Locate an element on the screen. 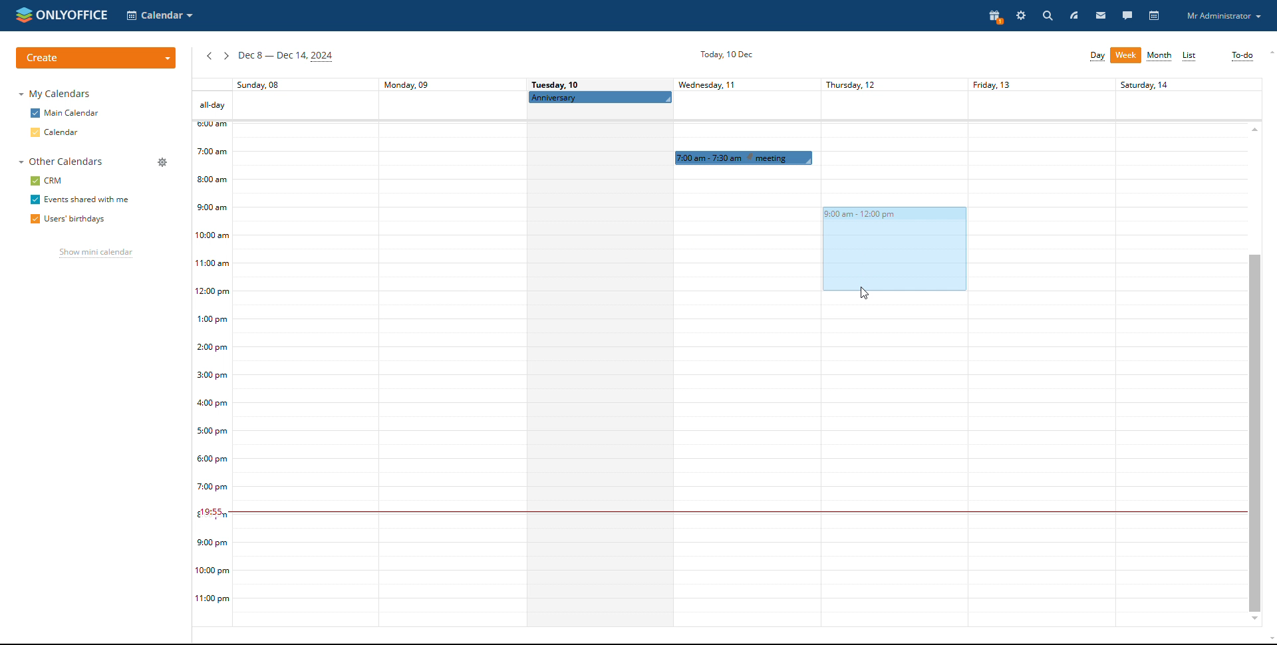 The height and width of the screenshot is (645, 1277). Tuesday, 10 is located at coordinates (557, 84).